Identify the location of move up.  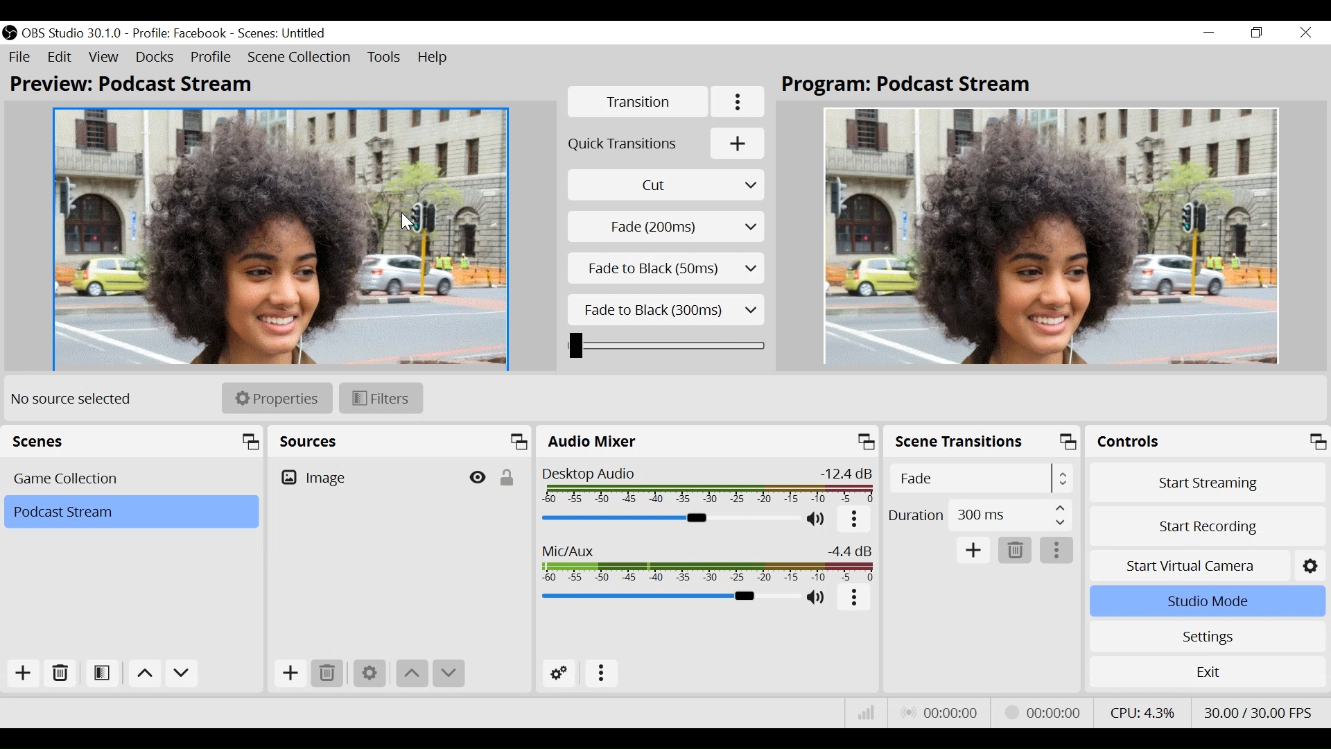
(413, 673).